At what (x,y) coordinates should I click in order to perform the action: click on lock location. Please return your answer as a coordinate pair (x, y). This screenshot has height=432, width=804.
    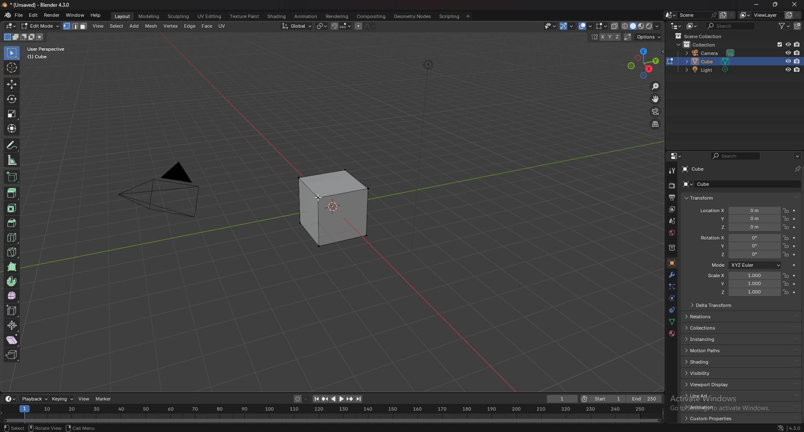
    Looking at the image, I should click on (786, 246).